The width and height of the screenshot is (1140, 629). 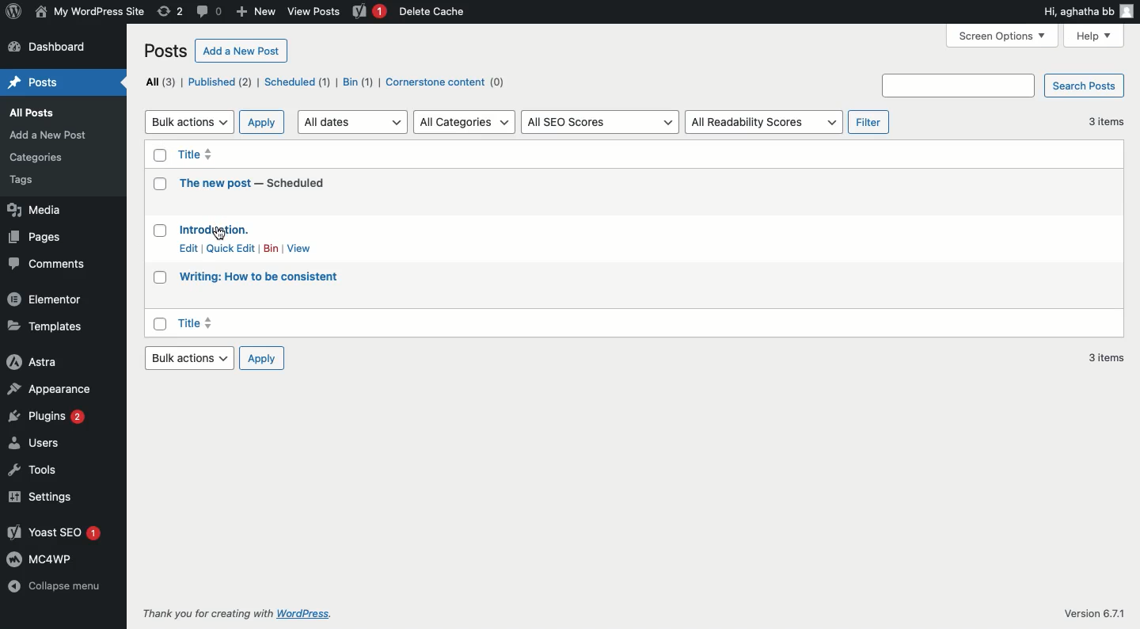 What do you see at coordinates (159, 324) in the screenshot?
I see `checkbox` at bounding box center [159, 324].